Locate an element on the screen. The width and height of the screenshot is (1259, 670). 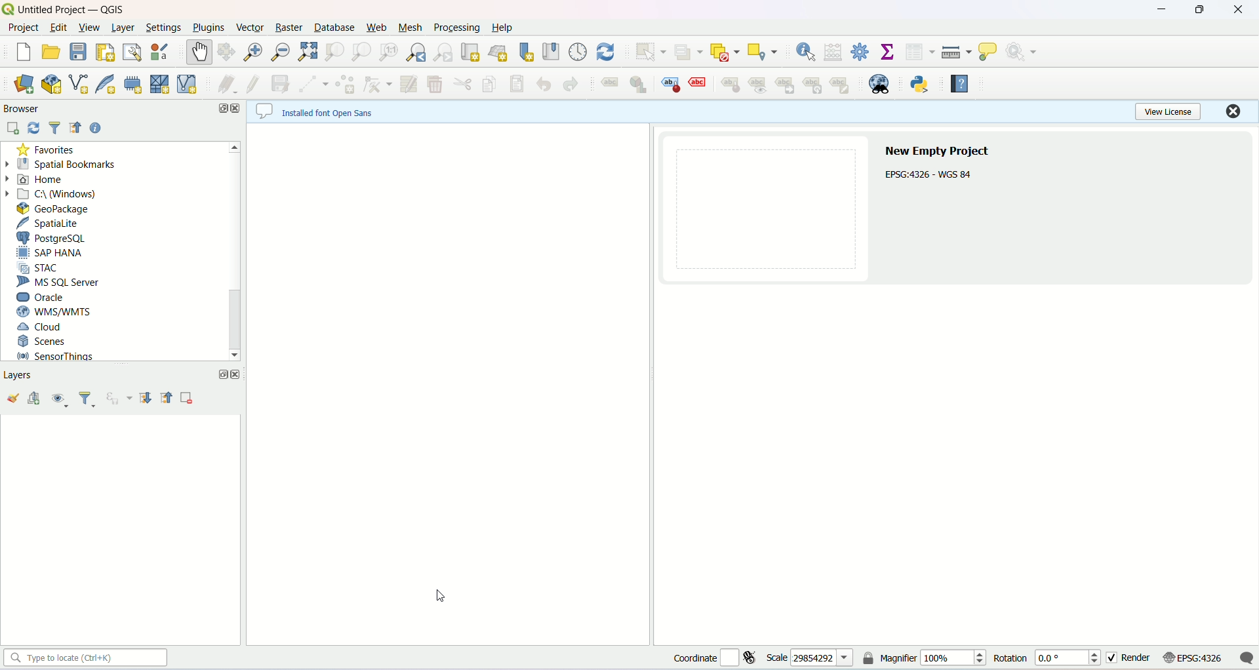
select by location is located at coordinates (766, 50).